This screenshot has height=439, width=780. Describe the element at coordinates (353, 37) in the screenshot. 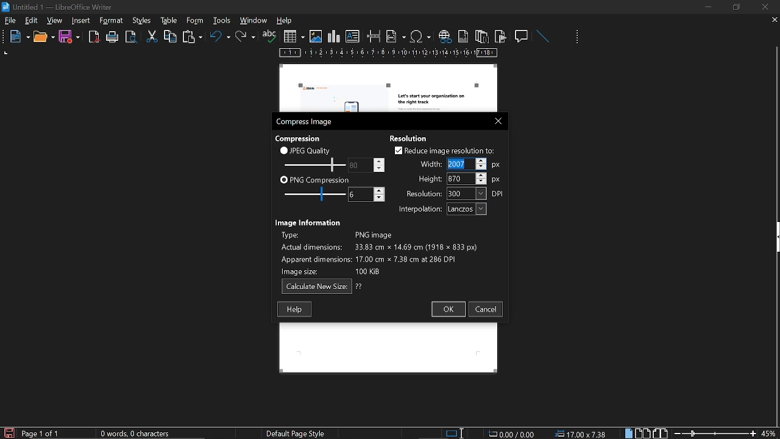

I see `insert text` at that location.